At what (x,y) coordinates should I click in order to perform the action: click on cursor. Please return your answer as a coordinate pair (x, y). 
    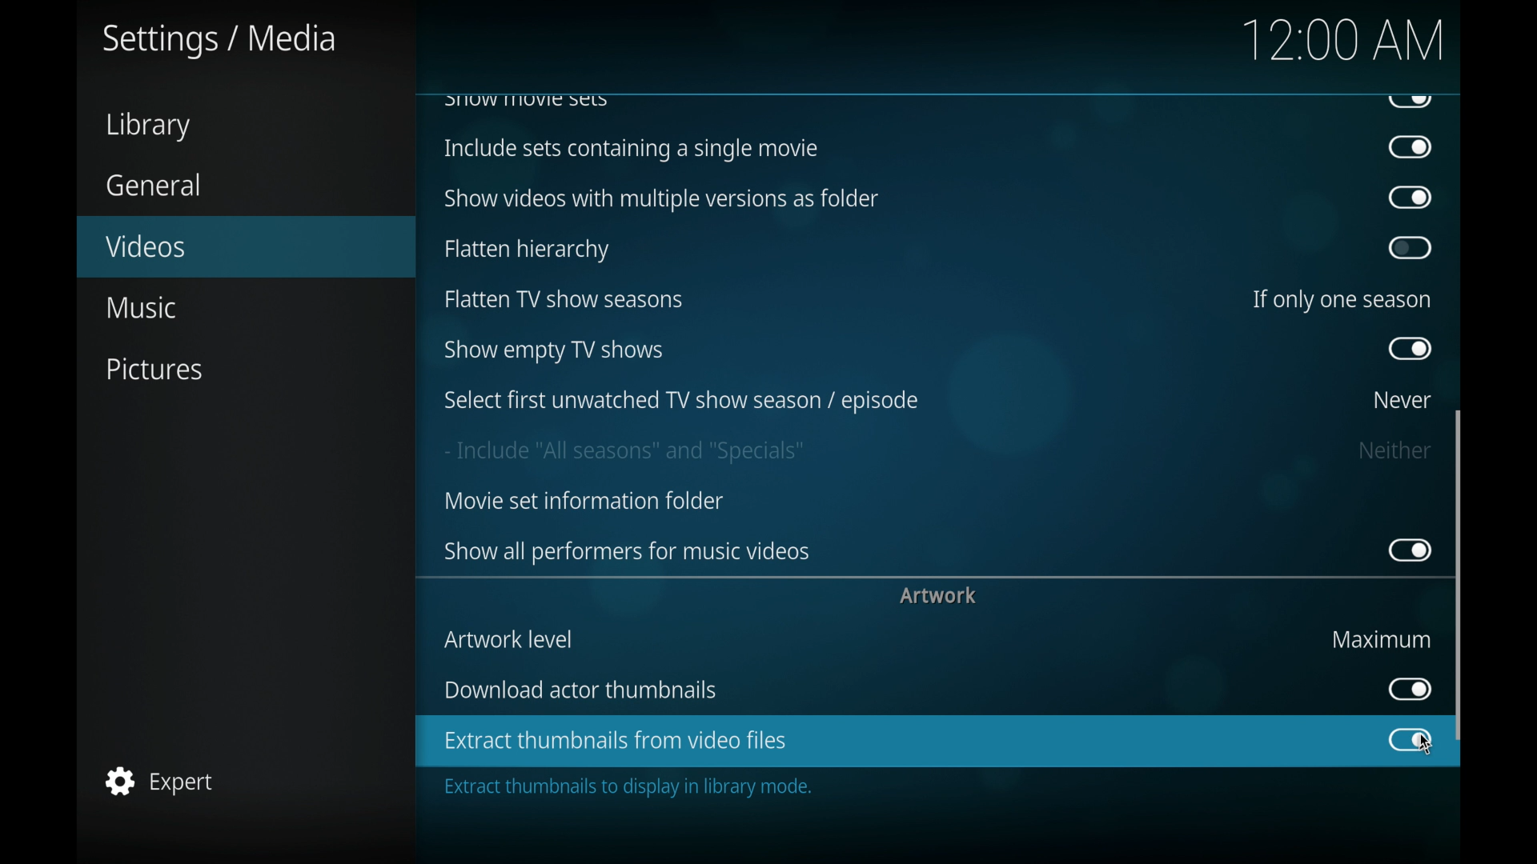
    Looking at the image, I should click on (1426, 743).